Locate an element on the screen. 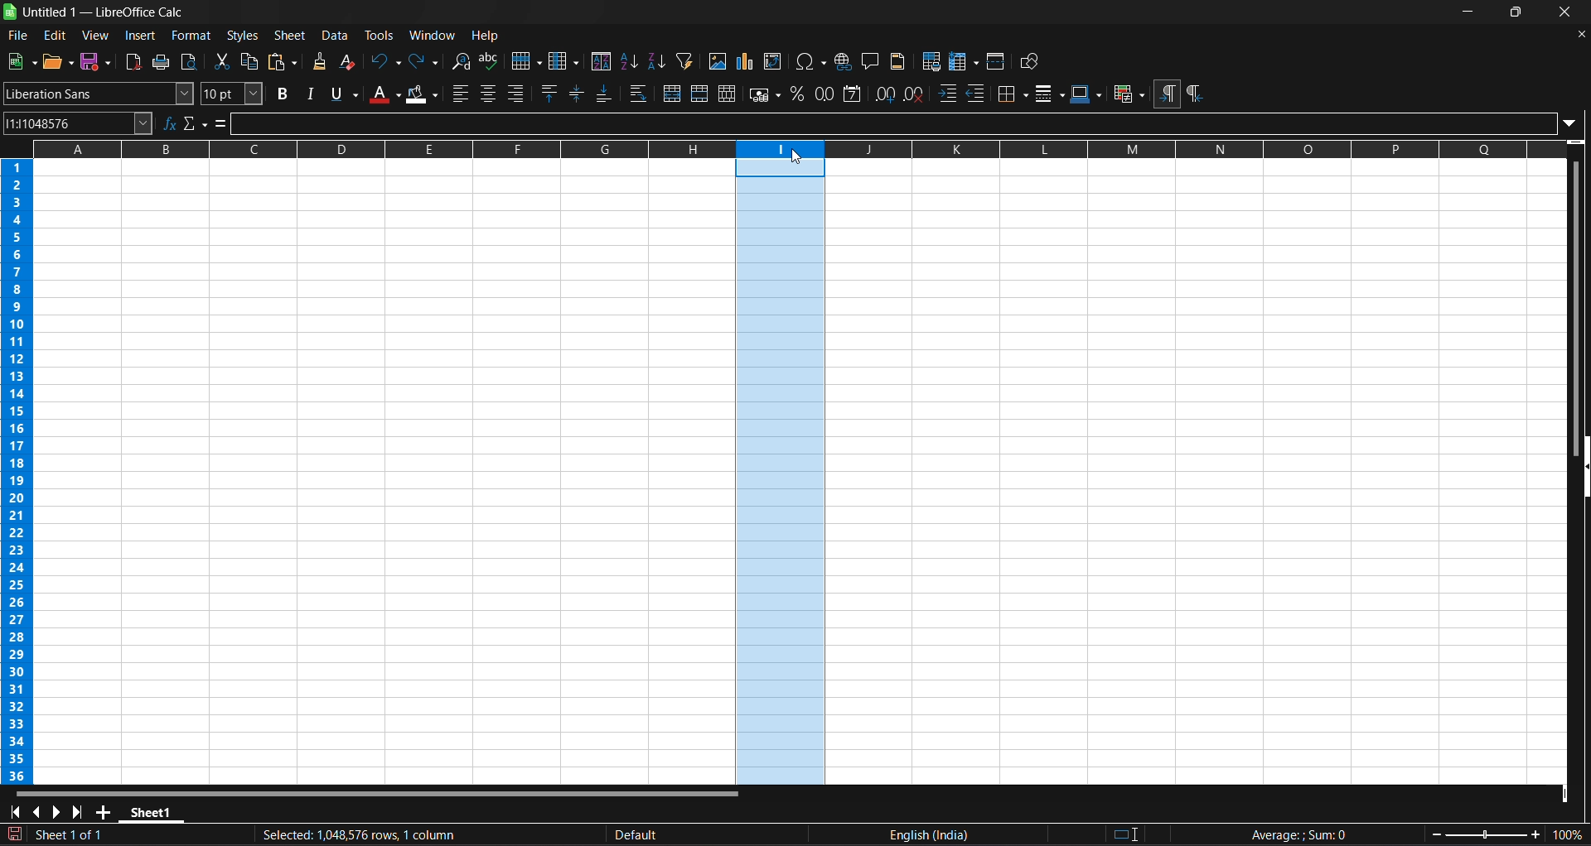 This screenshot has height=846, width=1591. new is located at coordinates (22, 60).